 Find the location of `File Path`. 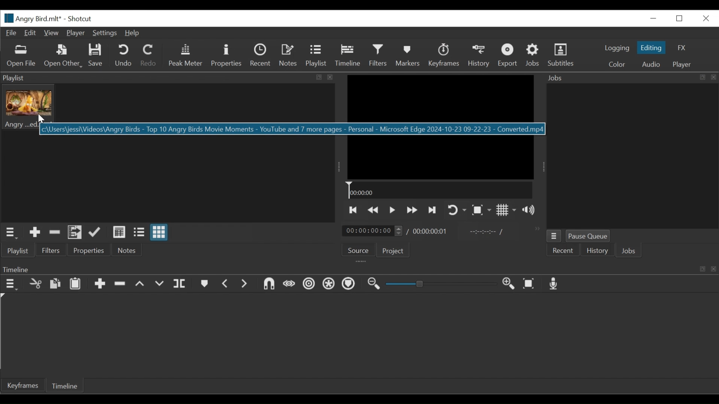

File Path is located at coordinates (292, 129).